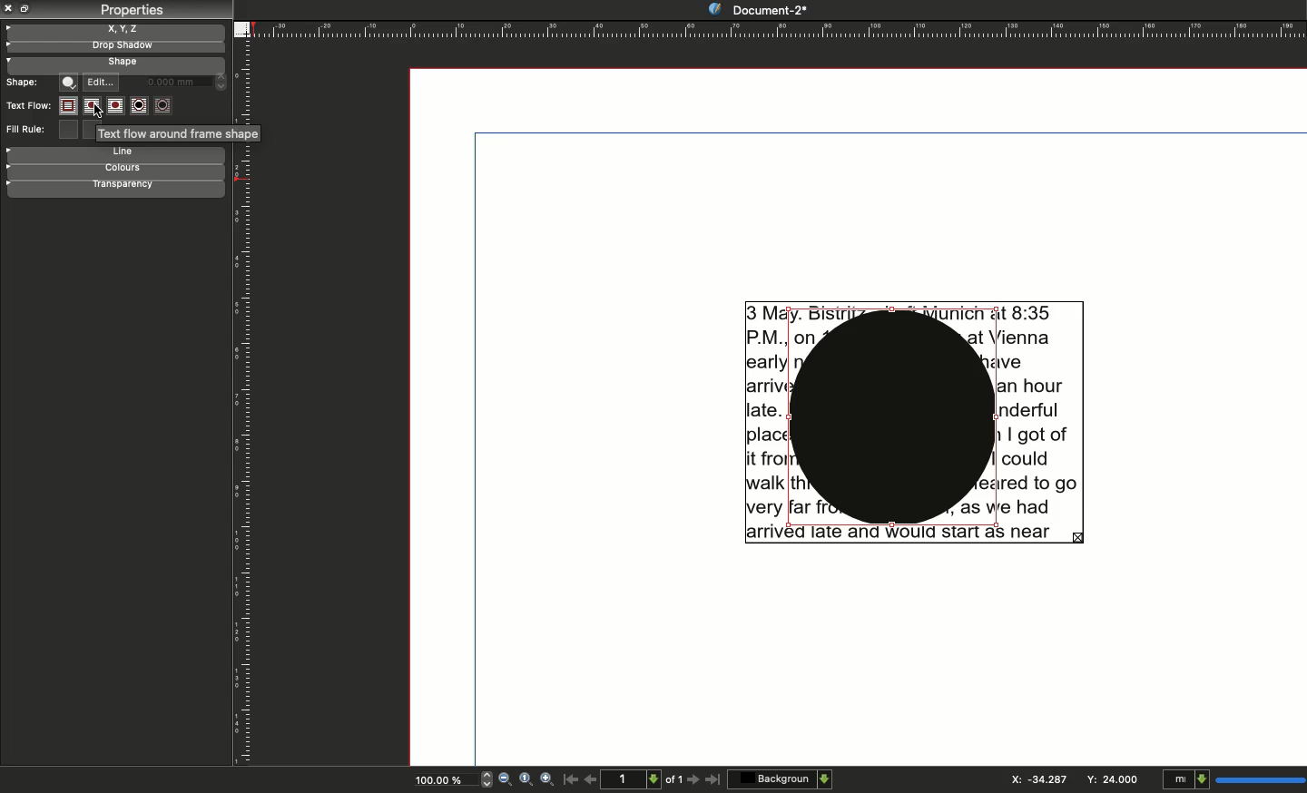 This screenshot has width=1307, height=793. I want to click on Text flow wrap, so click(116, 107).